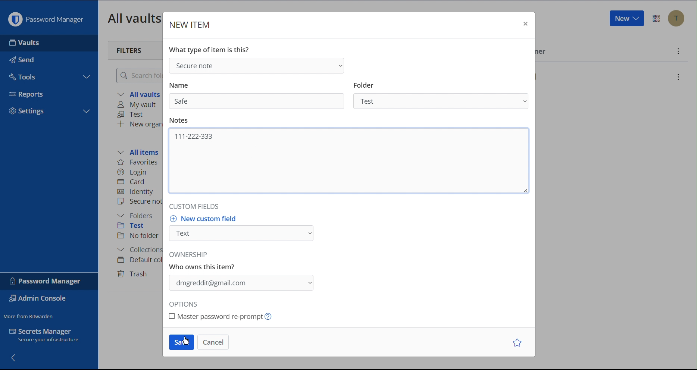  Describe the element at coordinates (138, 260) in the screenshot. I see `Default collection` at that location.